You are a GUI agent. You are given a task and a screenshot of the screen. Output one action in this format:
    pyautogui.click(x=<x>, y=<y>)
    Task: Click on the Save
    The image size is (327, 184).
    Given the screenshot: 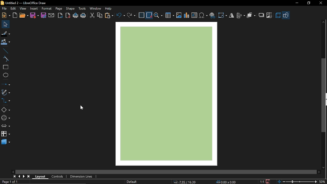 What is the action you would take?
    pyautogui.click(x=34, y=16)
    